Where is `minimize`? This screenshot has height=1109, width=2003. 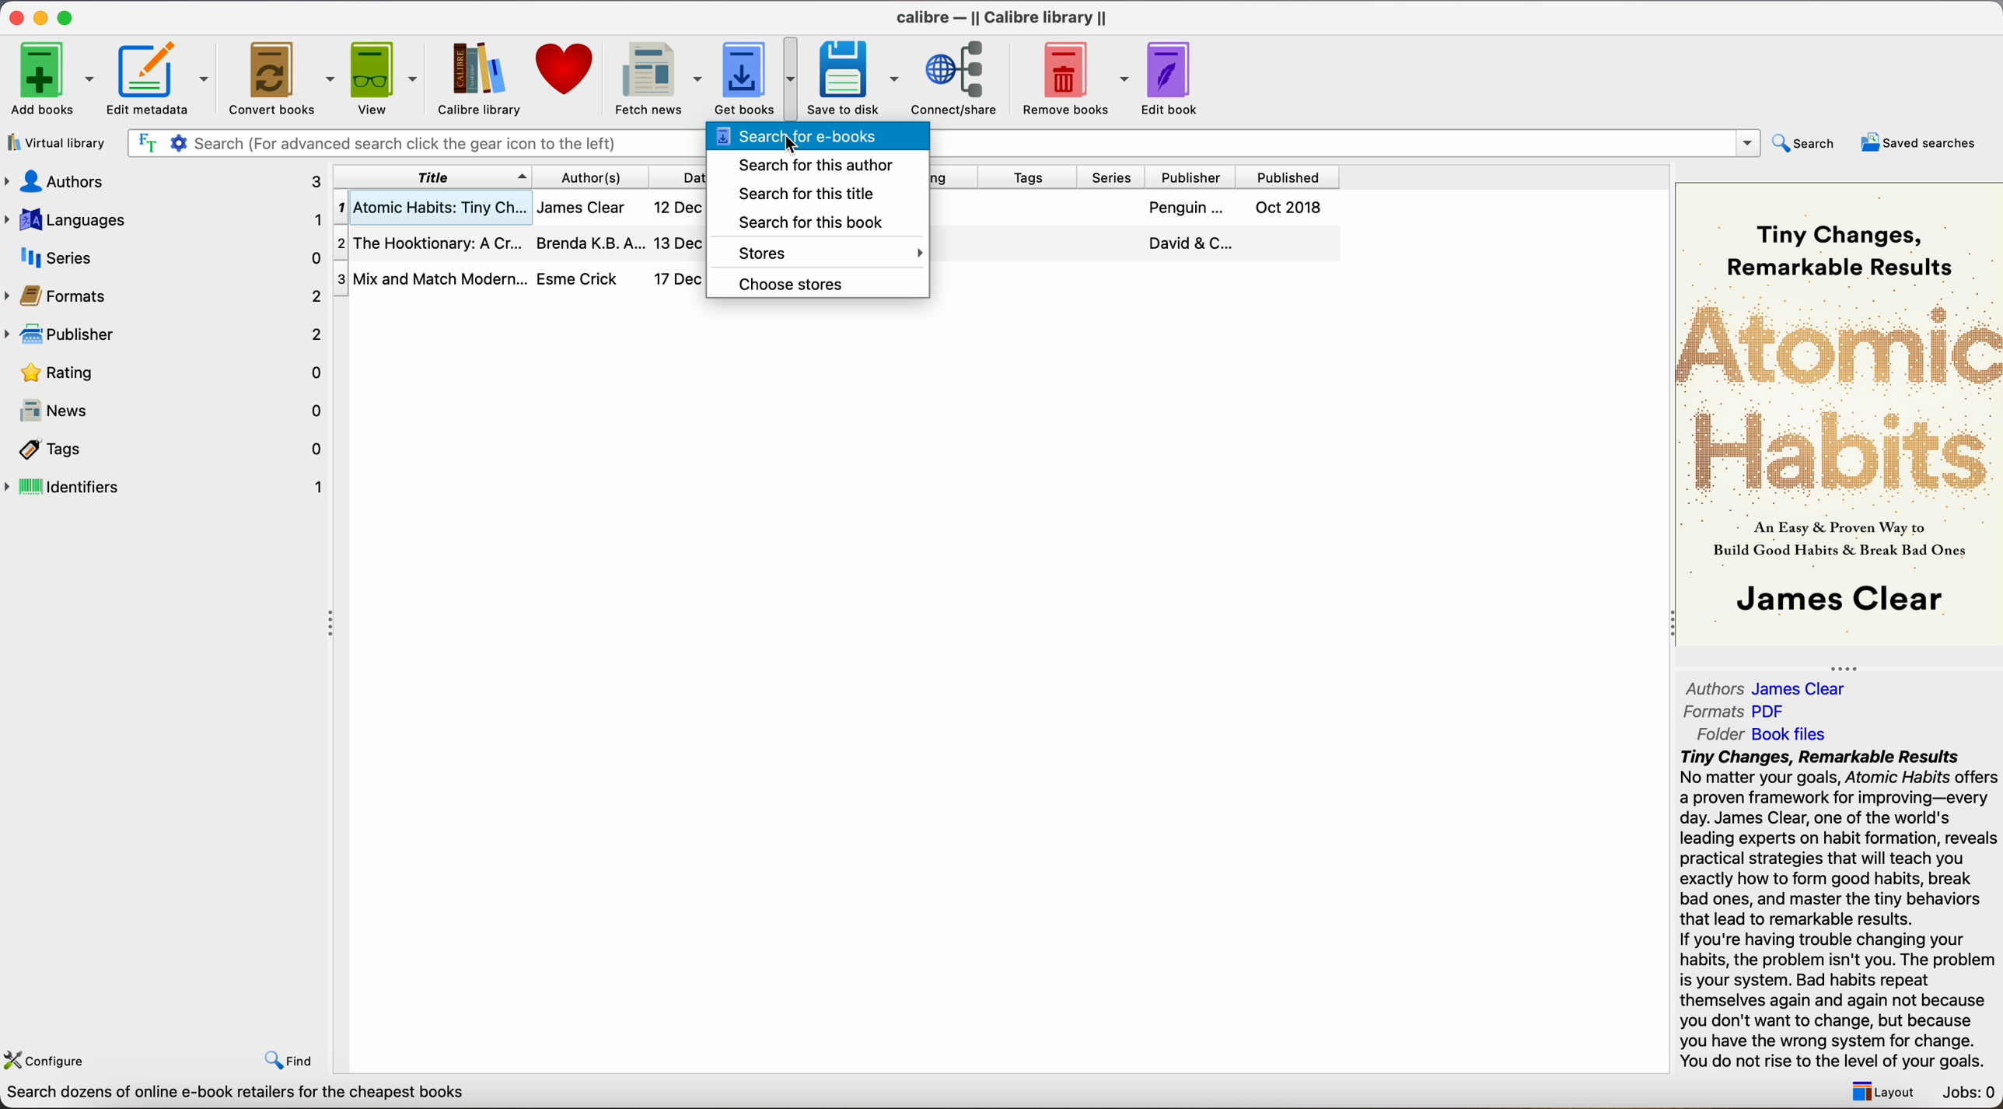 minimize is located at coordinates (44, 16).